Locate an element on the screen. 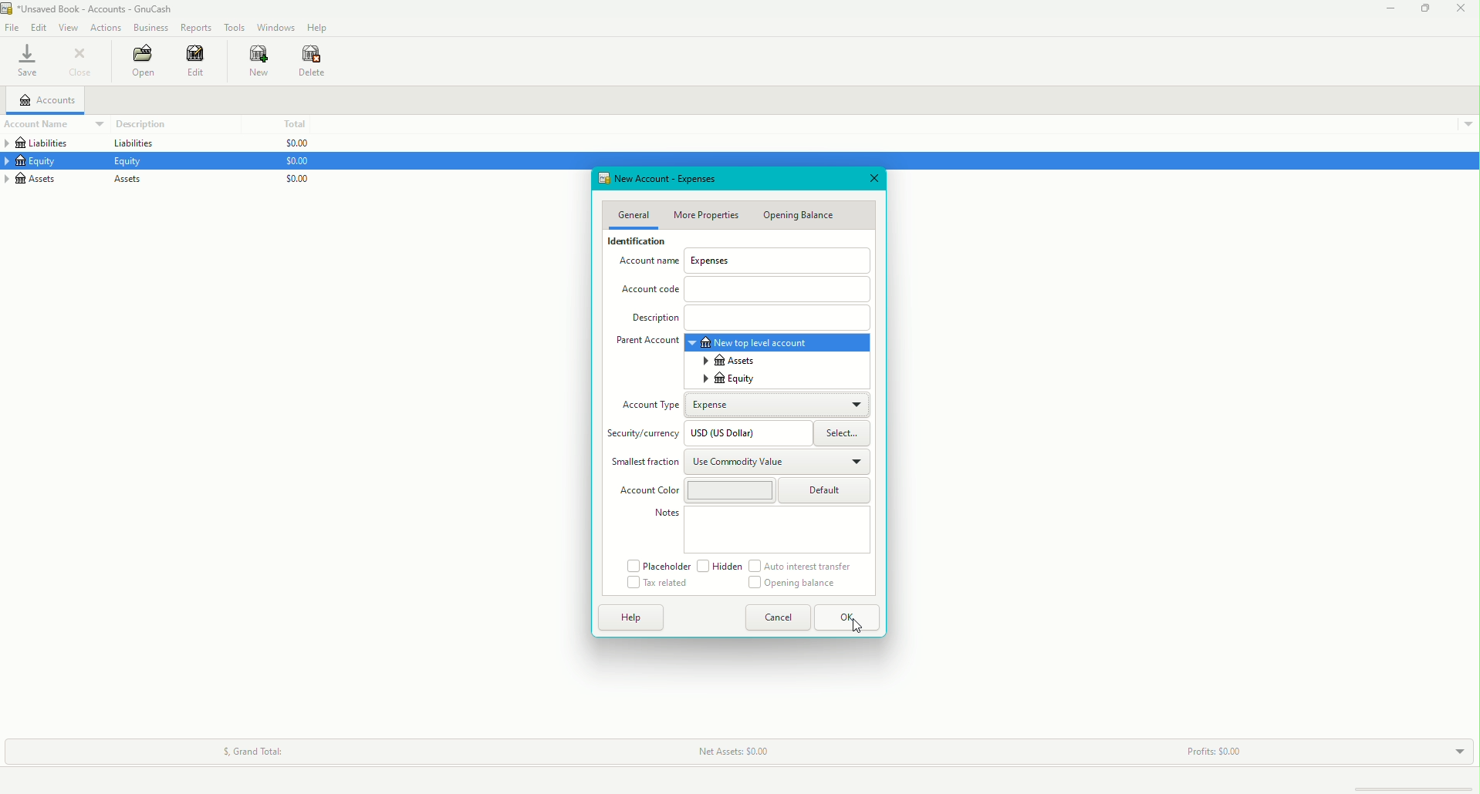 The width and height of the screenshot is (1480, 794). Liabilities is located at coordinates (45, 143).